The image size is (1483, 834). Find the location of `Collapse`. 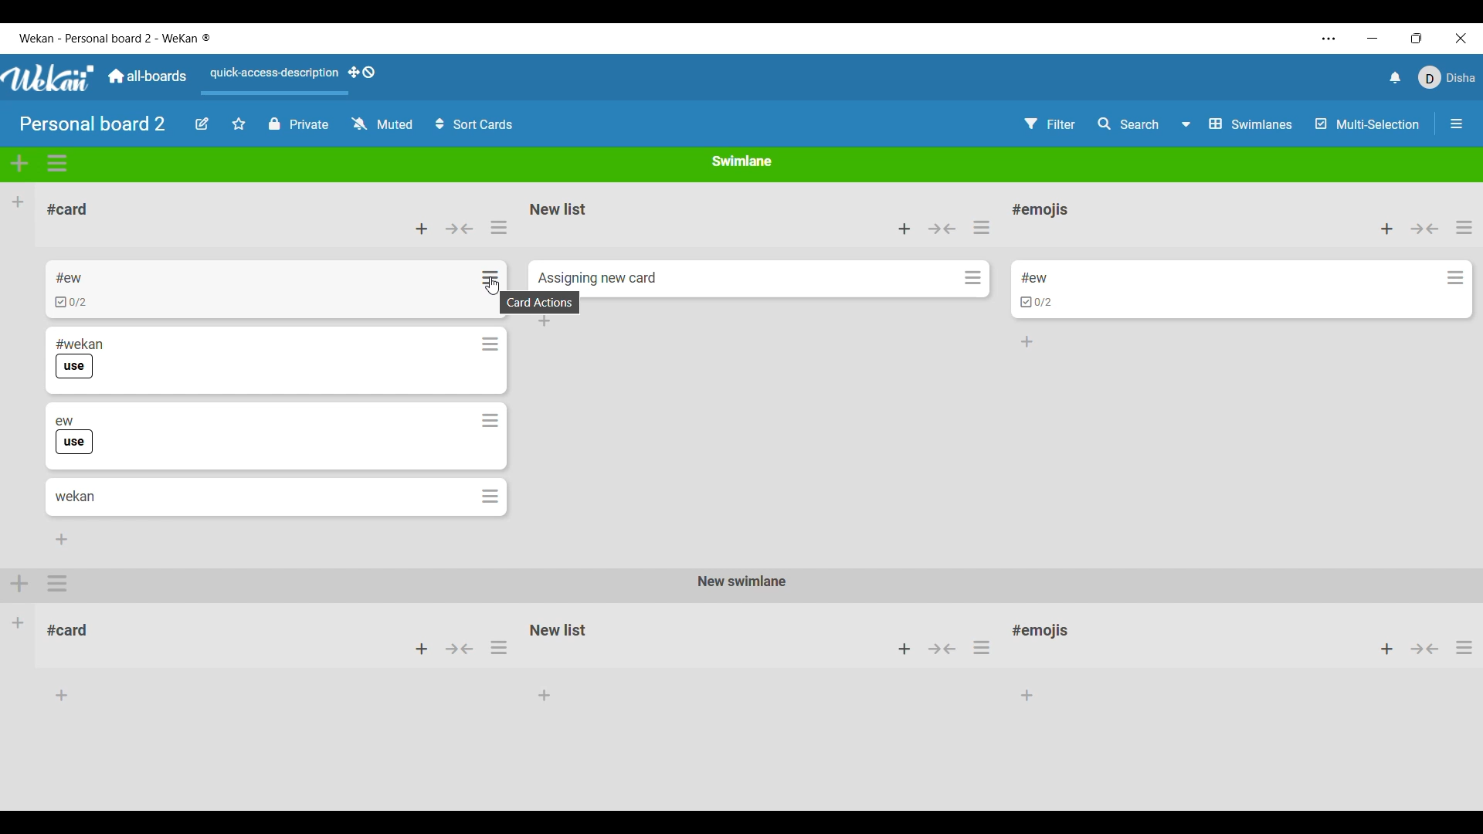

Collapse is located at coordinates (942, 229).